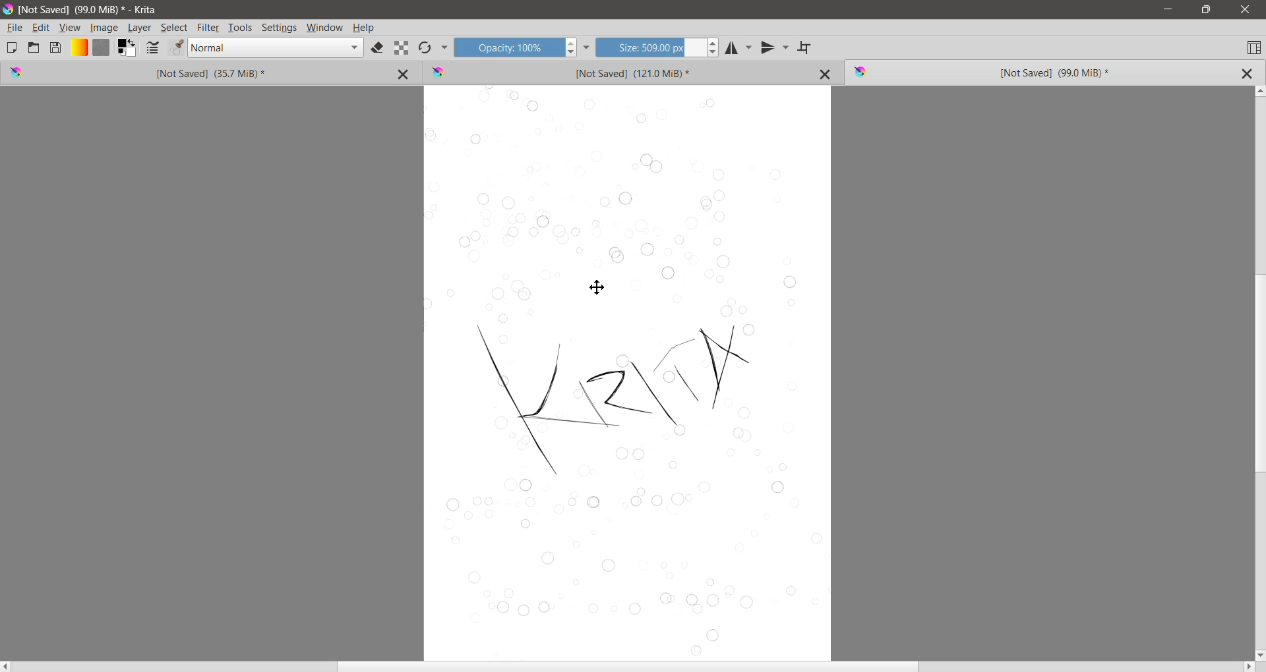  I want to click on Close, so click(1246, 10).